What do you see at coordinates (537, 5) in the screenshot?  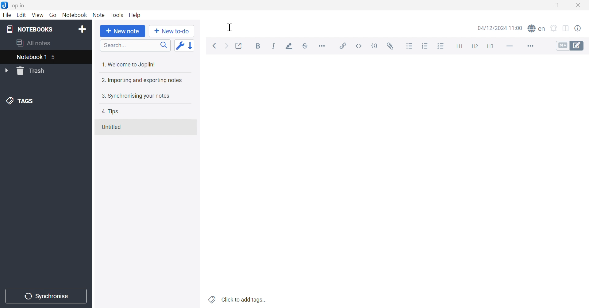 I see `Minimize` at bounding box center [537, 5].